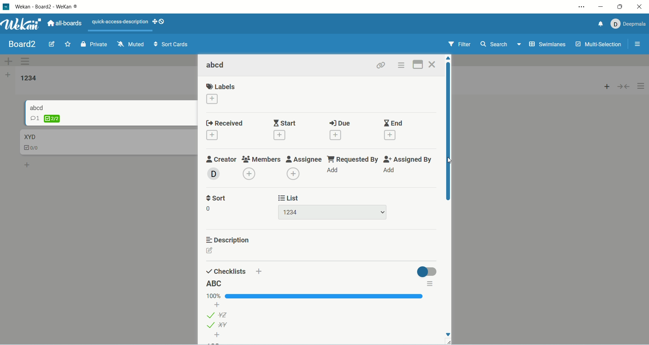 This screenshot has height=345, width=649. What do you see at coordinates (218, 304) in the screenshot?
I see `add` at bounding box center [218, 304].